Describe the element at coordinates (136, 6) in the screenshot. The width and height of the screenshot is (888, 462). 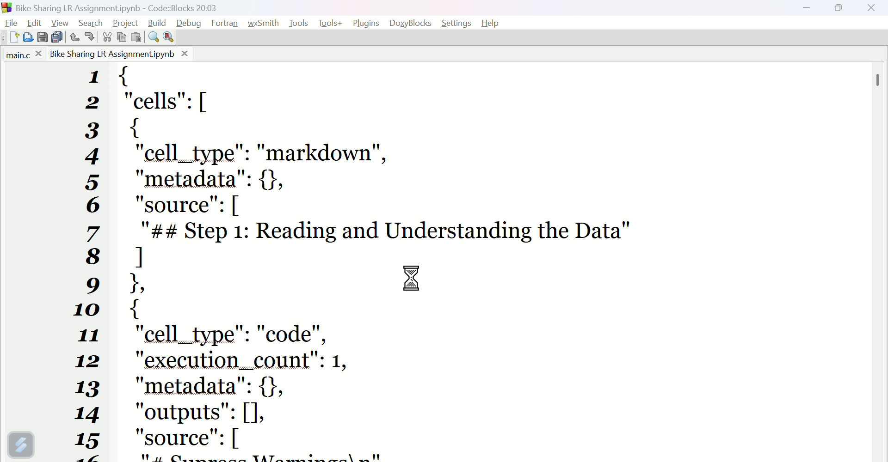
I see `BikesharingLrassignment.Ipynb code blocks 20.03` at that location.